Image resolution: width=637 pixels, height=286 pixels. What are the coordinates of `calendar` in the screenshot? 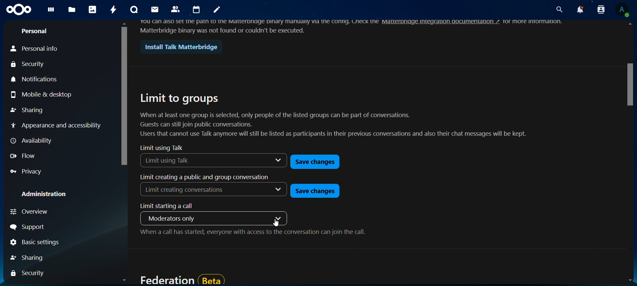 It's located at (197, 10).